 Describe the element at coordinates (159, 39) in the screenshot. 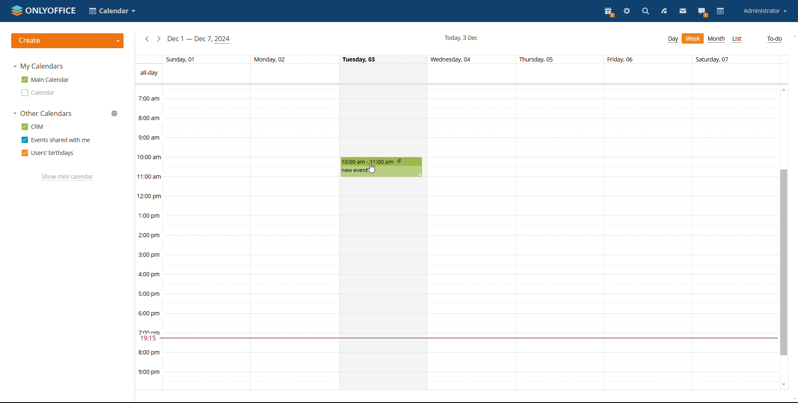

I see `next week` at that location.